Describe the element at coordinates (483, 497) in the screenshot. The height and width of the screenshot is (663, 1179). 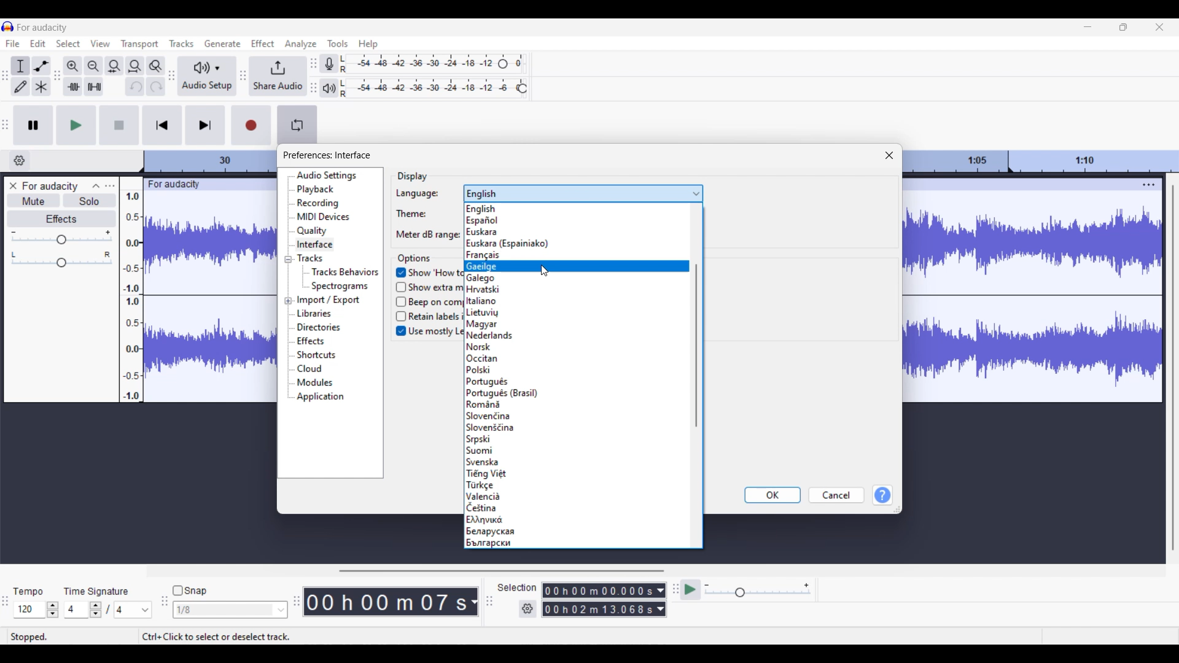
I see `Valencia` at that location.